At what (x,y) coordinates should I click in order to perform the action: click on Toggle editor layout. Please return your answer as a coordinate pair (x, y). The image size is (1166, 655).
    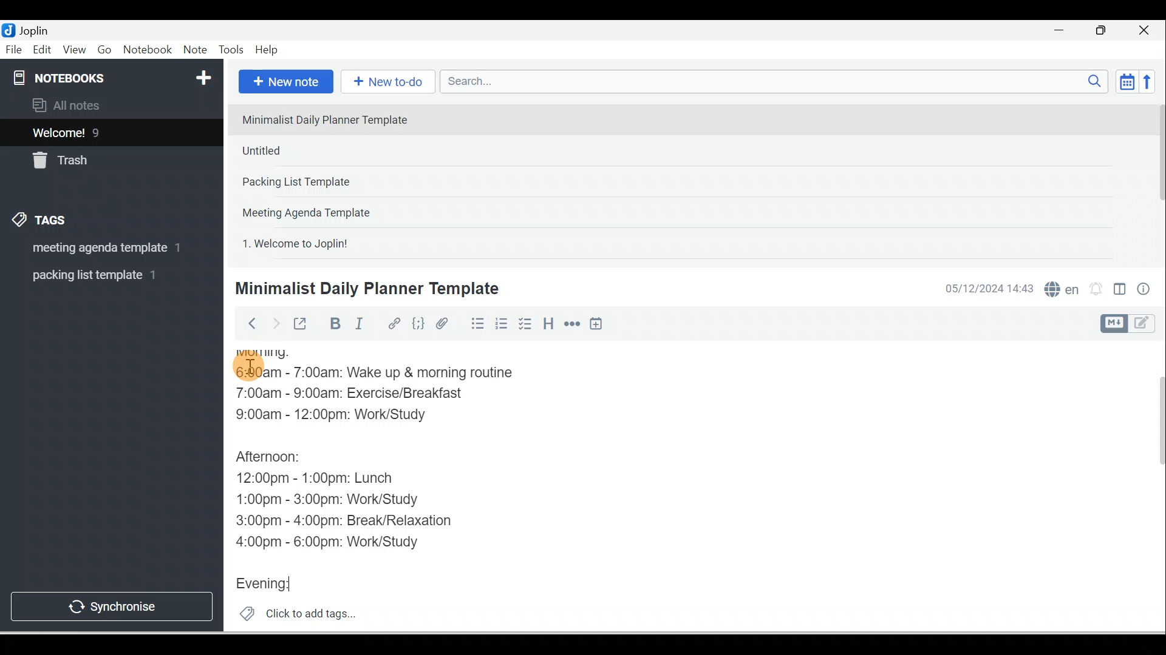
    Looking at the image, I should click on (1132, 324).